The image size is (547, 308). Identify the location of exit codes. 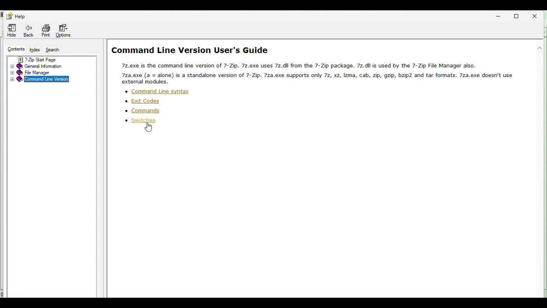
(142, 101).